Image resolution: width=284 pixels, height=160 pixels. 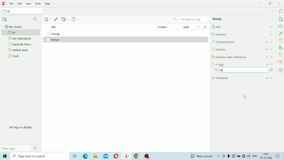 I want to click on Filter Collections, so click(x=36, y=20).